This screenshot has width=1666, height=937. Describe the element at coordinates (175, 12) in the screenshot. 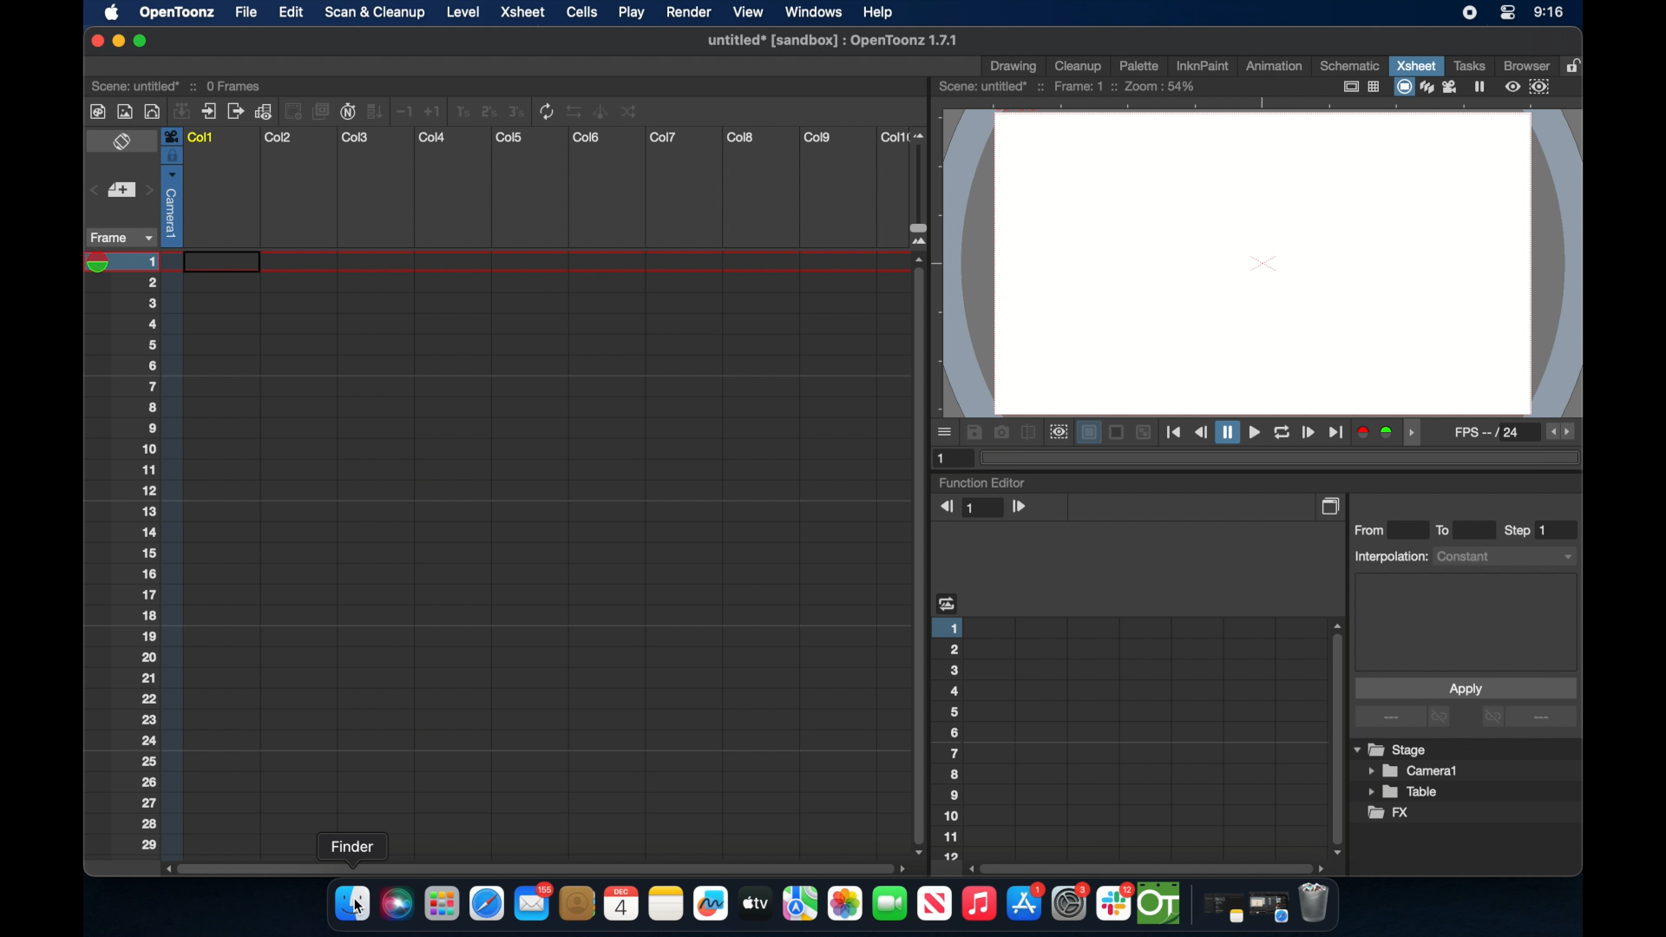

I see `opnetoonz` at that location.